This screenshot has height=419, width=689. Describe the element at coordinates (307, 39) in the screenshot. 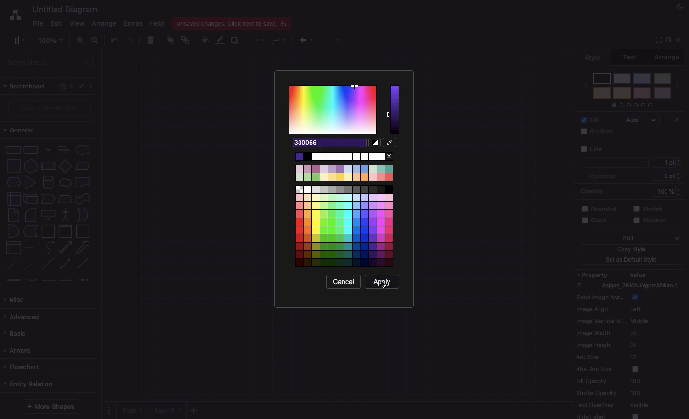

I see `Ad` at that location.